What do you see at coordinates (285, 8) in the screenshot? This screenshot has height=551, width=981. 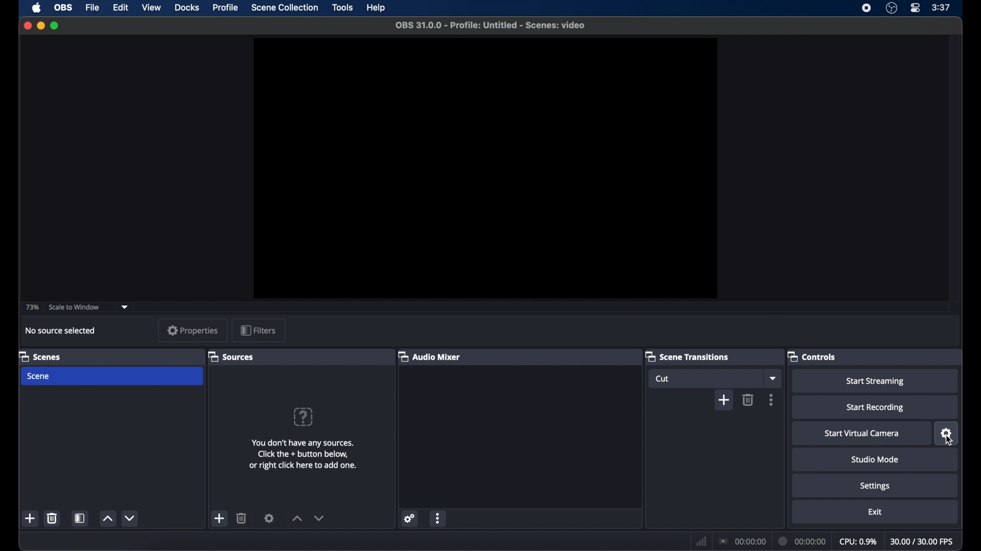 I see `scene collection` at bounding box center [285, 8].